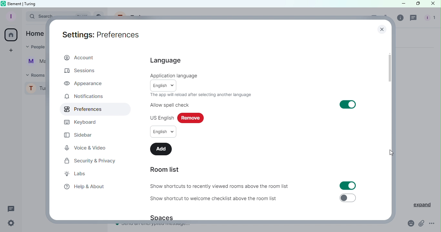  I want to click on Room info, so click(401, 19).